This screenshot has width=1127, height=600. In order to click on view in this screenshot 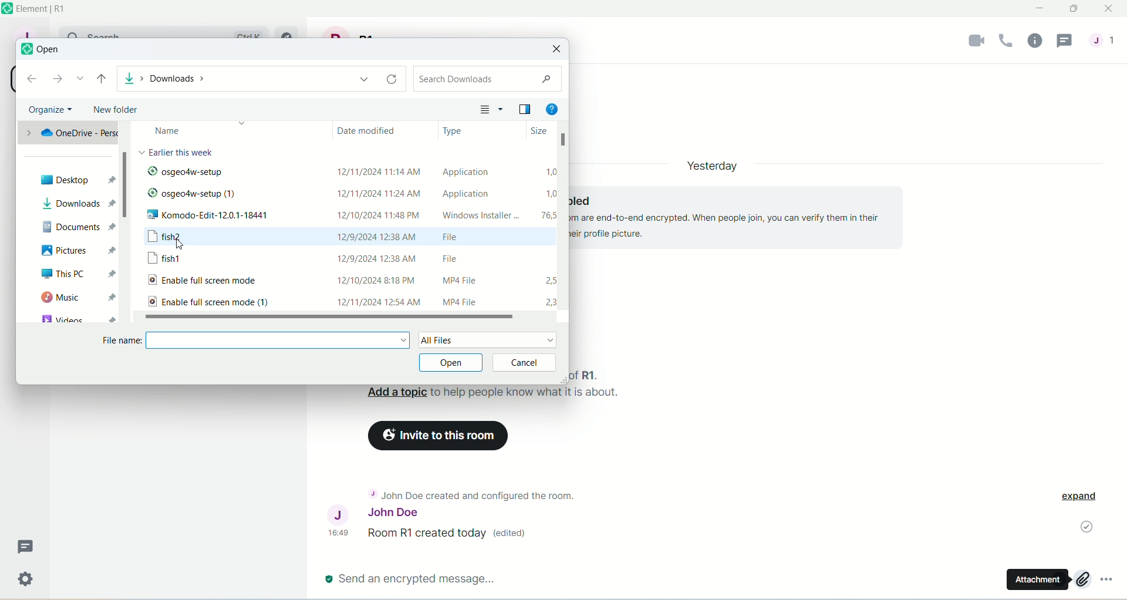, I will do `click(524, 109)`.